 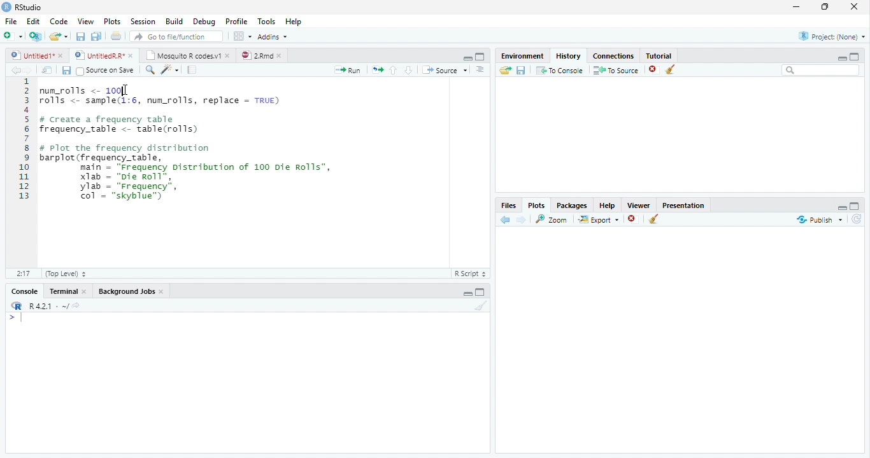 What do you see at coordinates (855, 7) in the screenshot?
I see `Close` at bounding box center [855, 7].